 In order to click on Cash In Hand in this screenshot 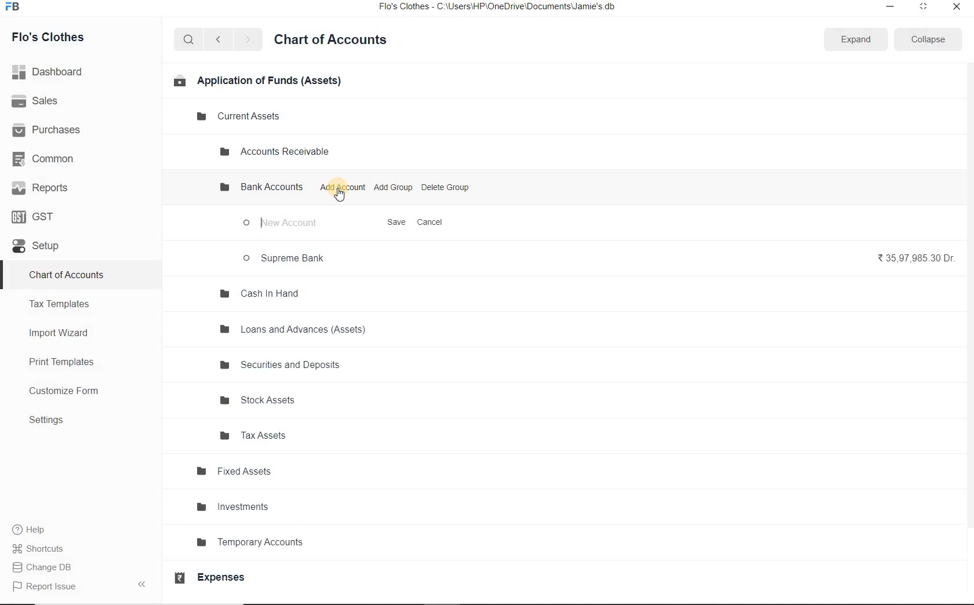, I will do `click(263, 293)`.